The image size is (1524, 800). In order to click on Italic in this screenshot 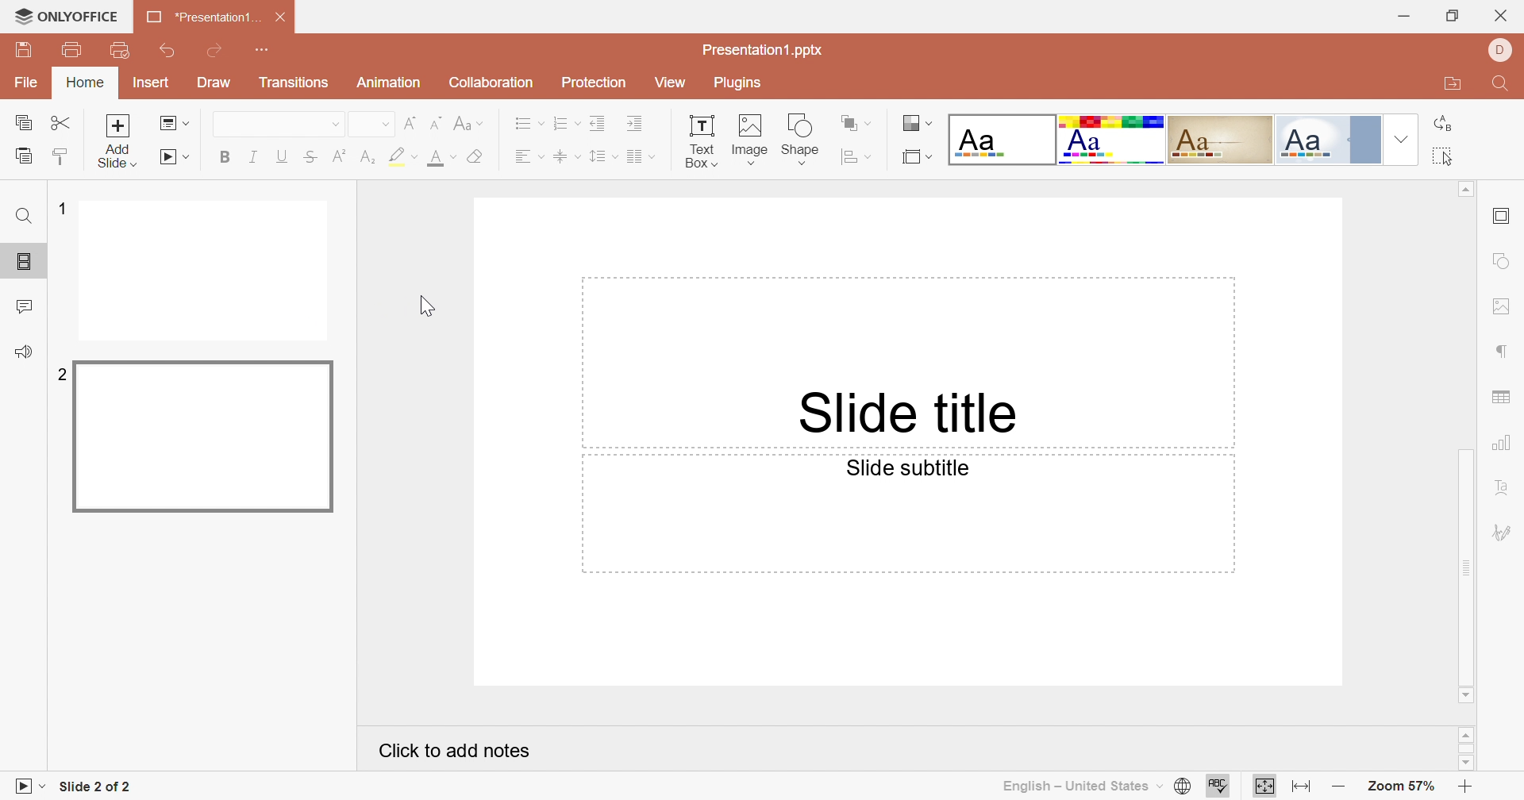, I will do `click(255, 157)`.